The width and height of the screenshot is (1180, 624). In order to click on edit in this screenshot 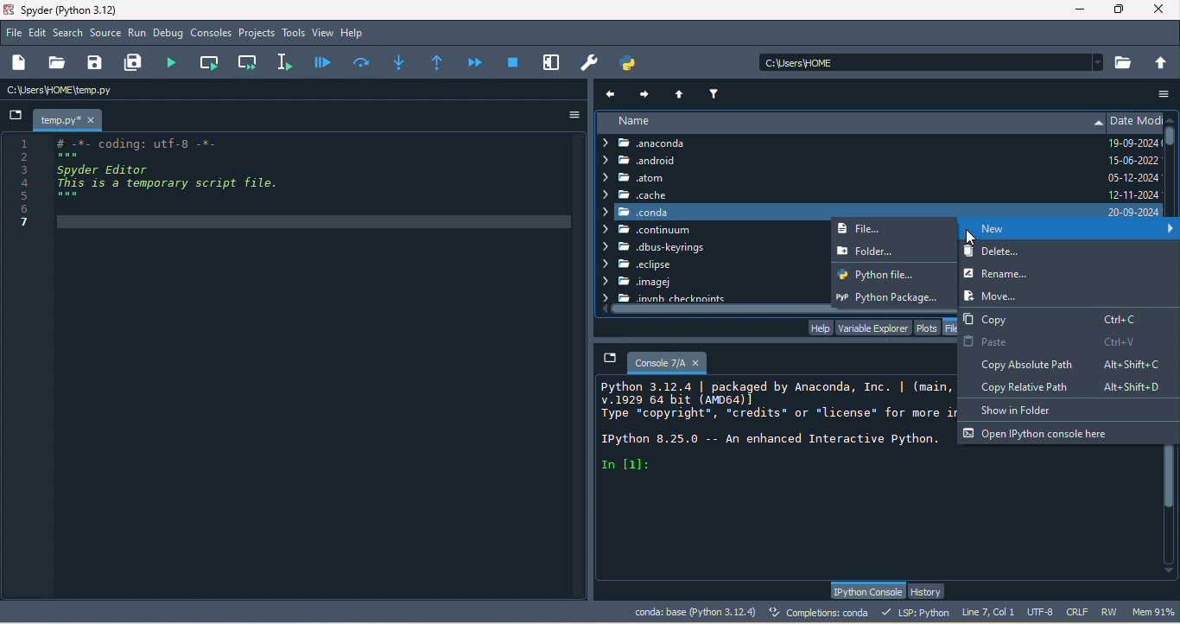, I will do `click(39, 34)`.